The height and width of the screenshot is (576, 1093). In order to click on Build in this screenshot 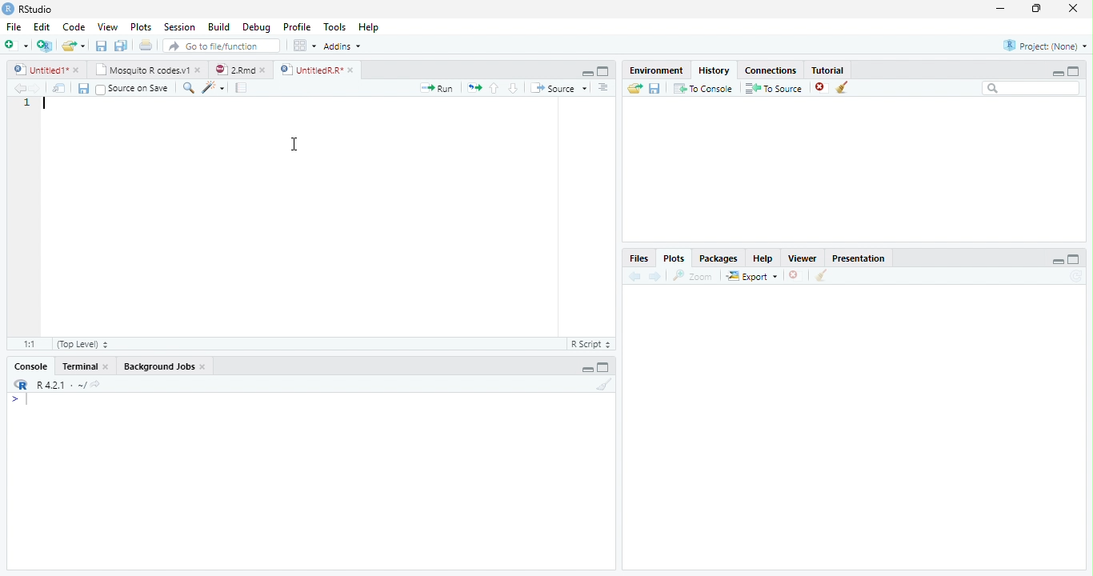, I will do `click(218, 26)`.